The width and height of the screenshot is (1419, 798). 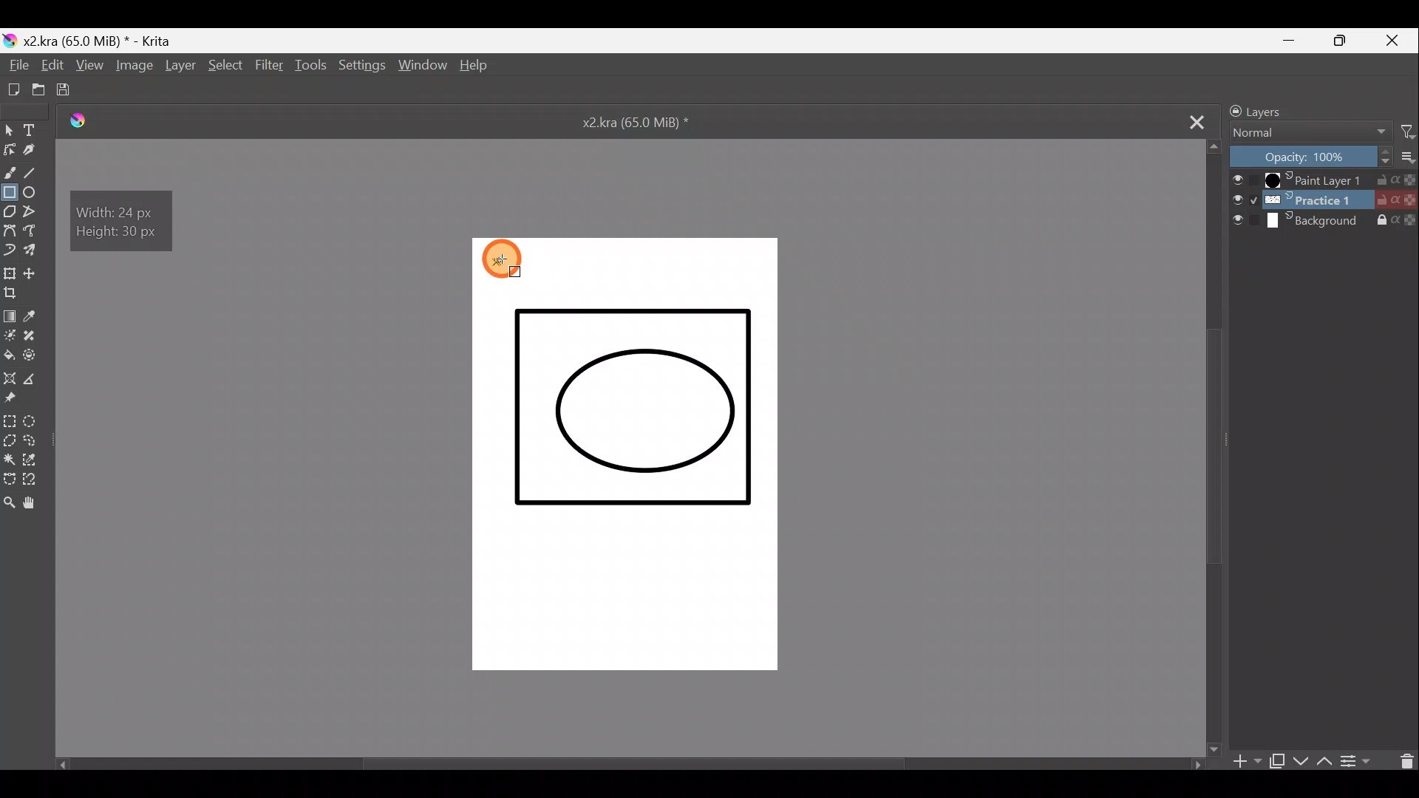 What do you see at coordinates (29, 129) in the screenshot?
I see `Text tool` at bounding box center [29, 129].